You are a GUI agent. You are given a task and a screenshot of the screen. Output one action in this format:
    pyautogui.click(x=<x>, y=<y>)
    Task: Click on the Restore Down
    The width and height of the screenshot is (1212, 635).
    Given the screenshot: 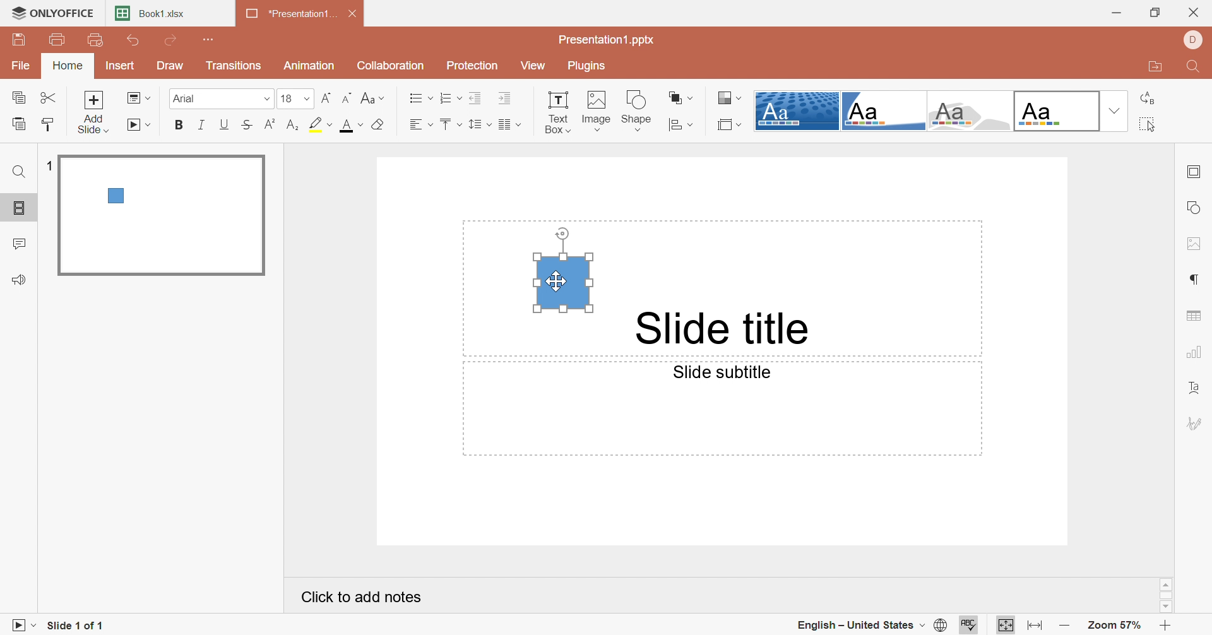 What is the action you would take?
    pyautogui.click(x=1158, y=13)
    